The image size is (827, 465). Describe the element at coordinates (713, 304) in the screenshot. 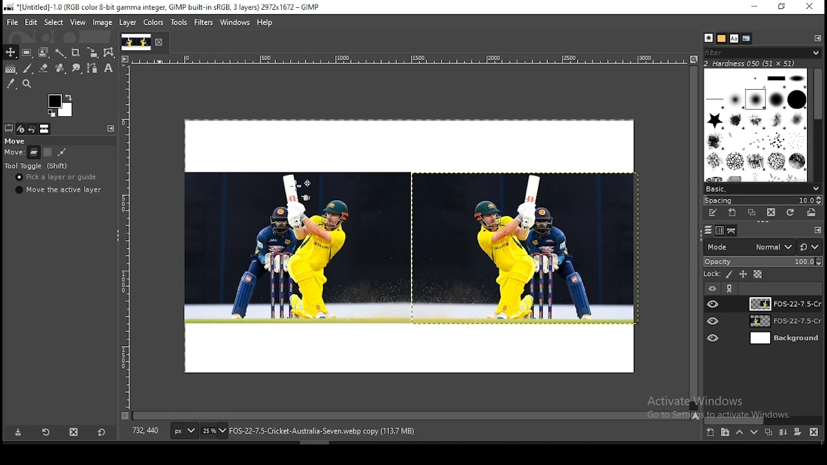

I see `layer visibility on/off` at that location.